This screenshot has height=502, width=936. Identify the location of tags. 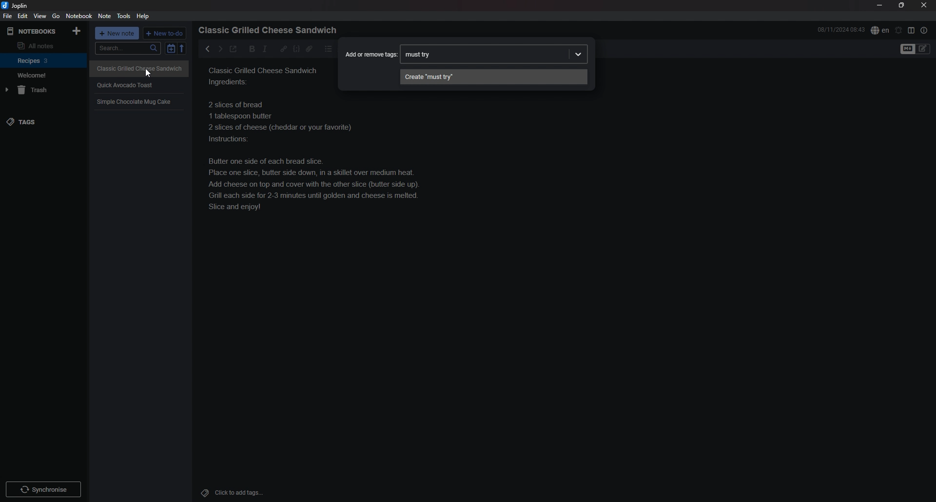
(42, 122).